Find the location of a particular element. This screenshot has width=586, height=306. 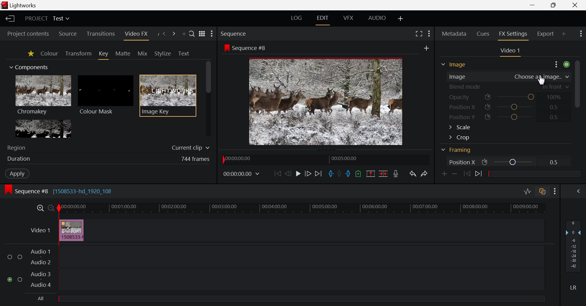

Key is located at coordinates (104, 55).